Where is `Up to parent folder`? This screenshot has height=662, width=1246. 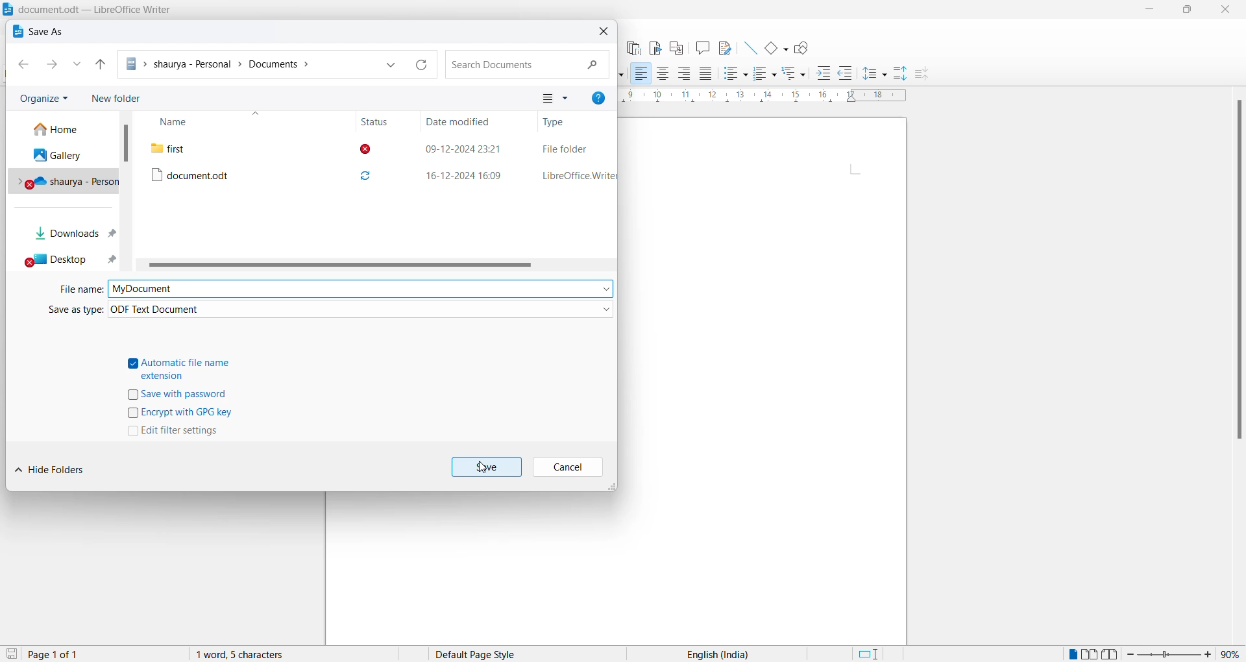
Up to parent folder is located at coordinates (99, 65).